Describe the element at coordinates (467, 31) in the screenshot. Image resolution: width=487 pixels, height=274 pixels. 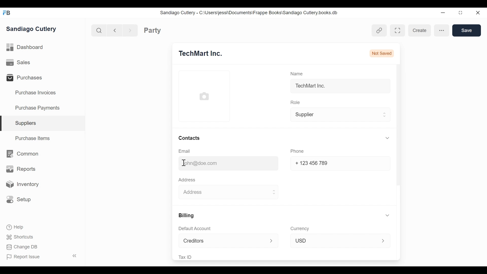
I see `Save` at that location.